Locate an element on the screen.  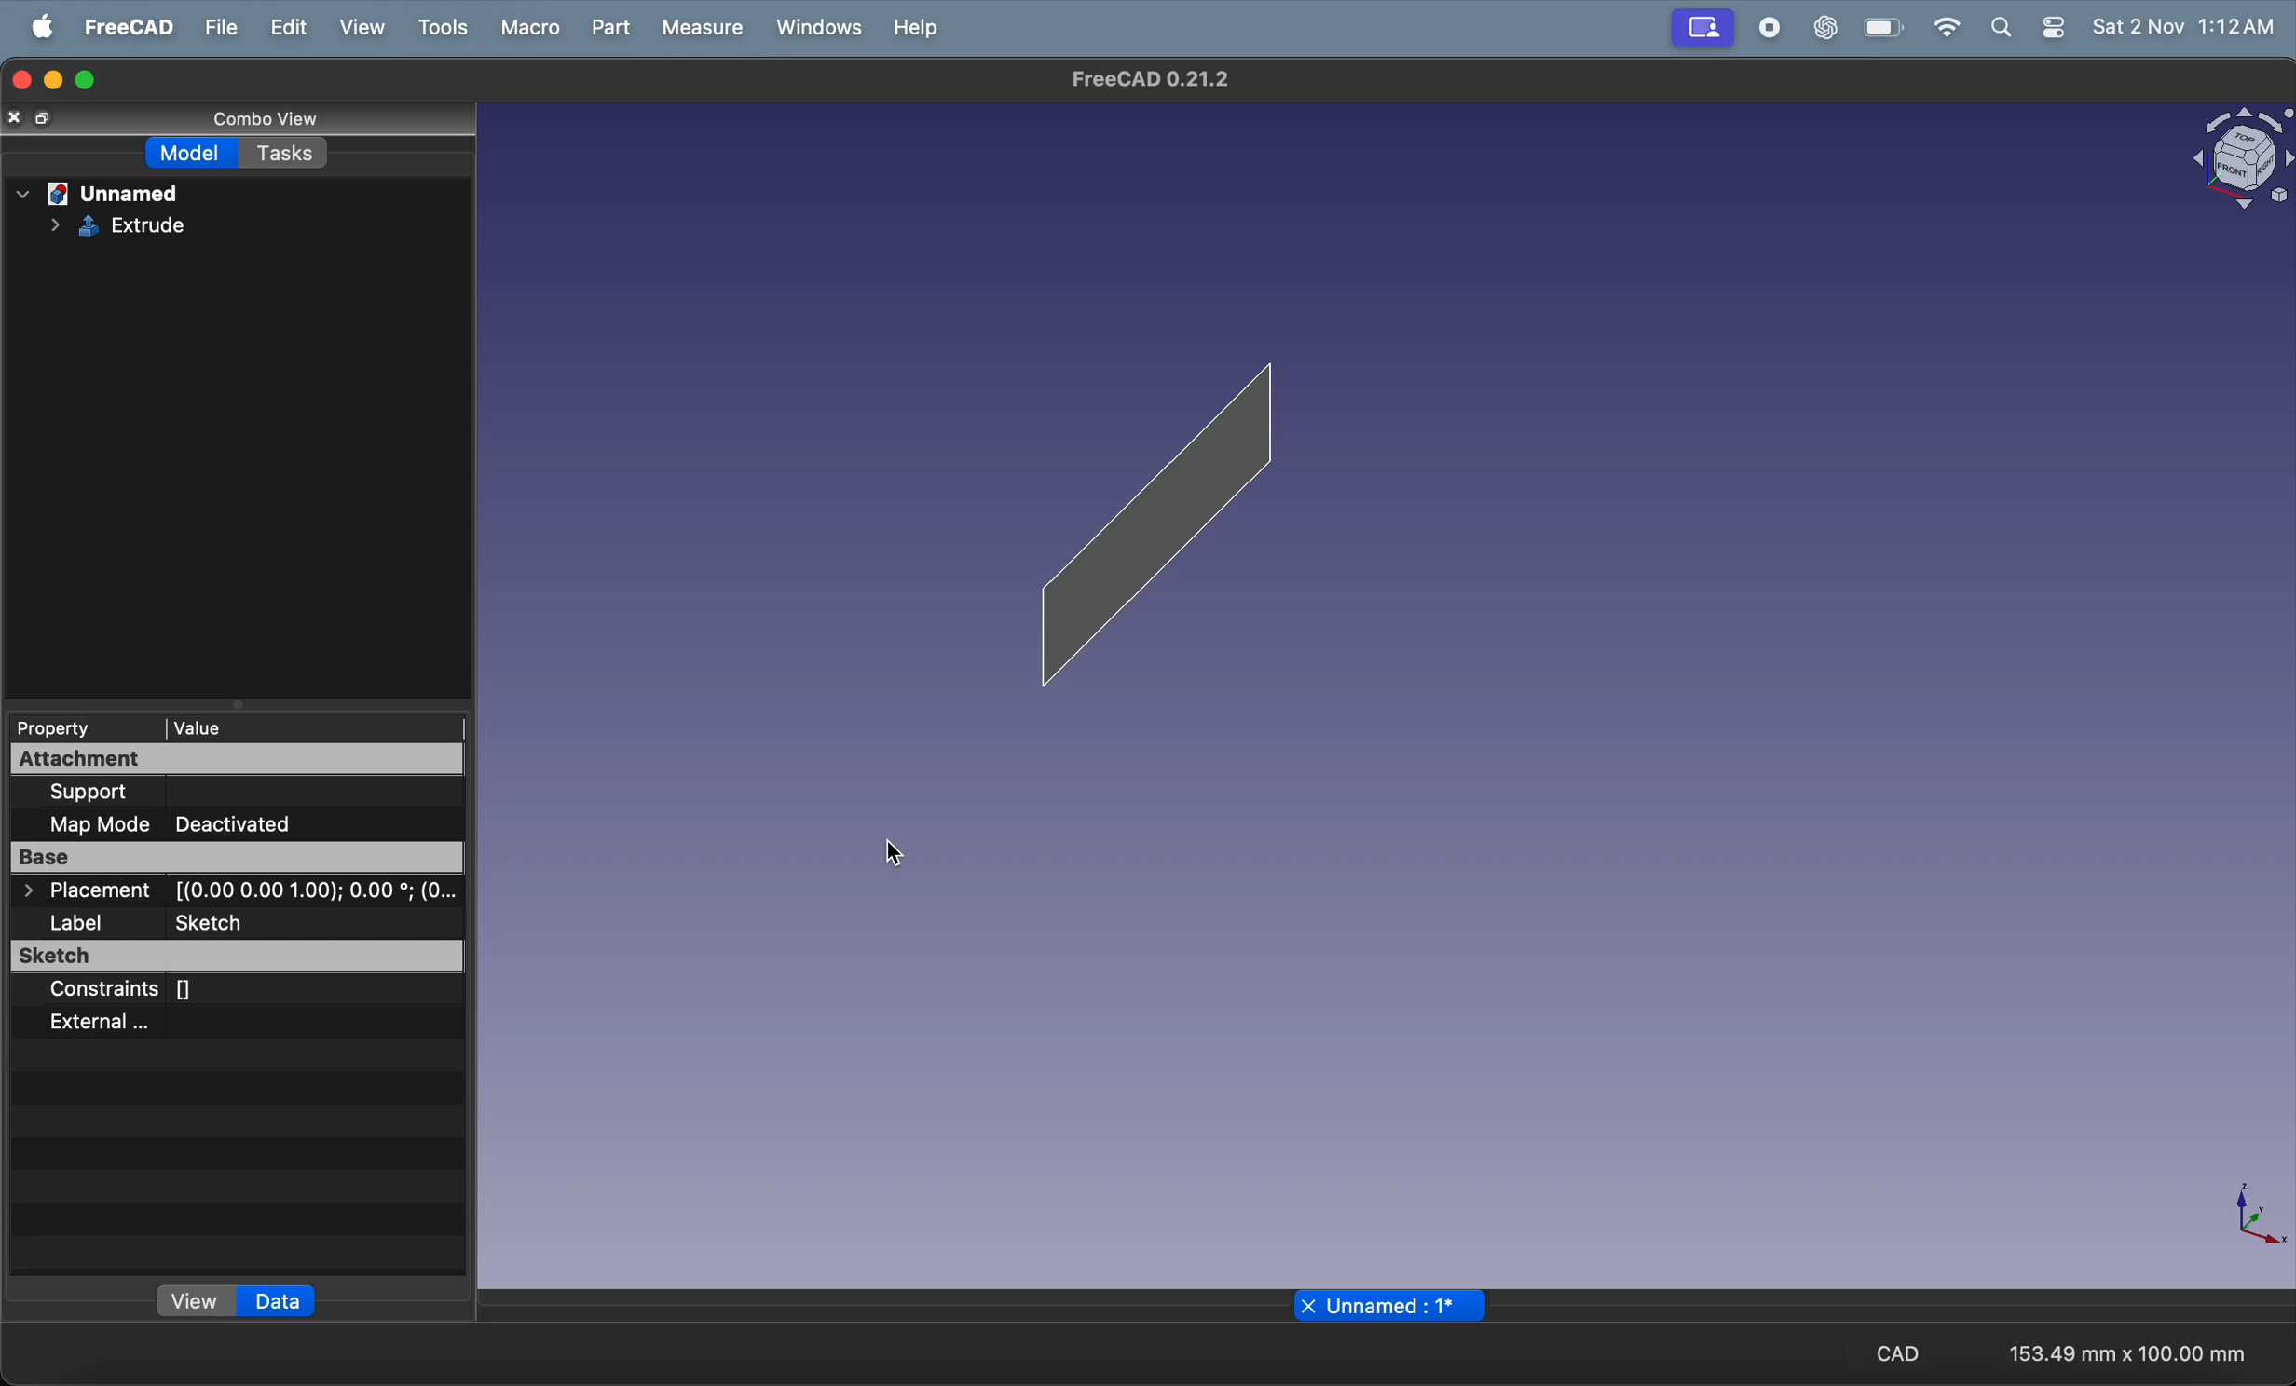
attachment is located at coordinates (239, 760).